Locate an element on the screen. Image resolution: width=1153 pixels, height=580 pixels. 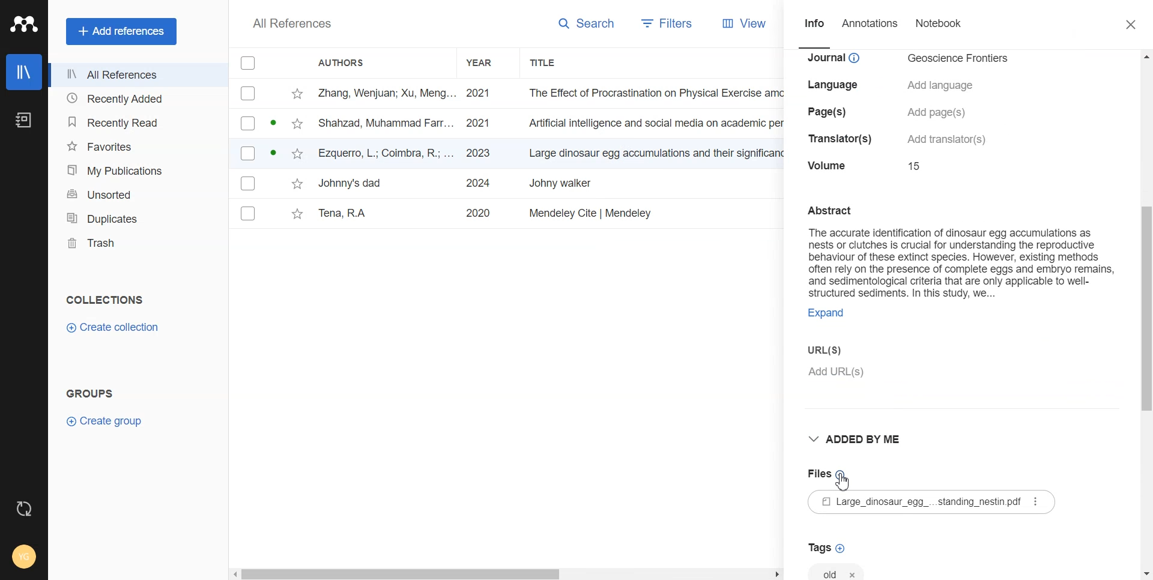
Notebook is located at coordinates (25, 121).